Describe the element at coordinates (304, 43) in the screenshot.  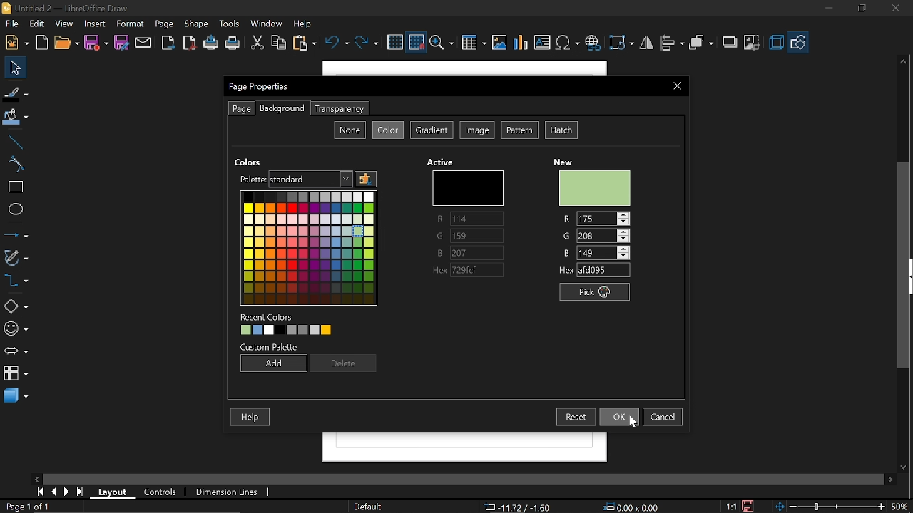
I see `Paste` at that location.